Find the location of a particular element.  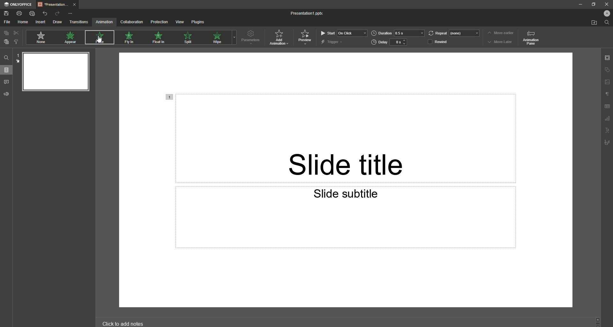

Slide Title is located at coordinates (350, 156).